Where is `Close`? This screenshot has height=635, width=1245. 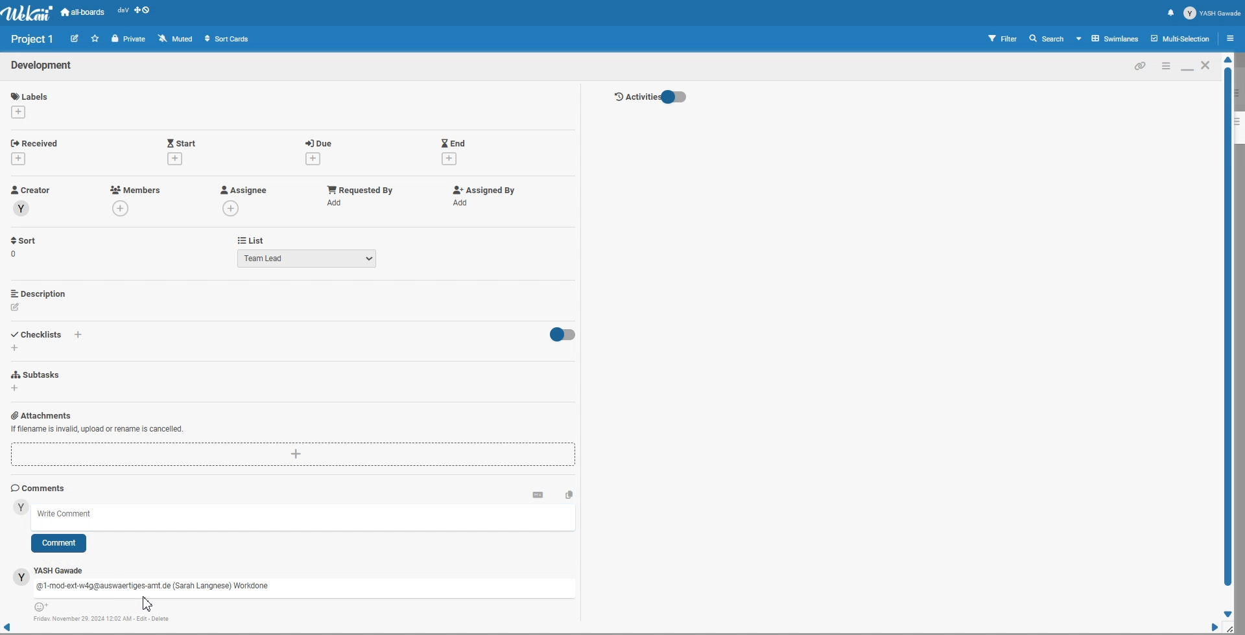 Close is located at coordinates (1207, 65).